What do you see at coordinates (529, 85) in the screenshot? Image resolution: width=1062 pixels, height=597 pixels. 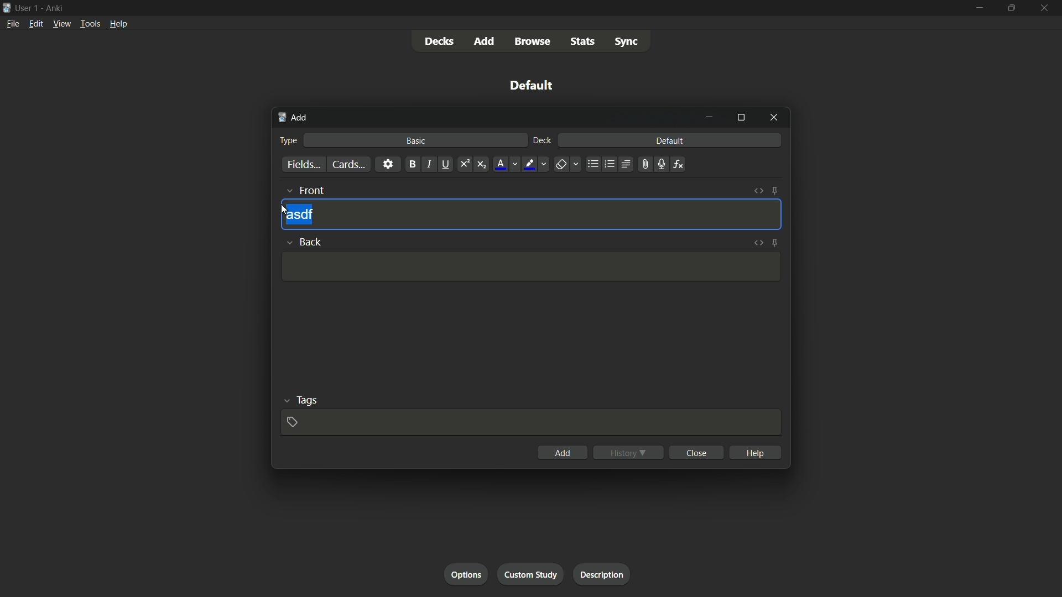 I see `default` at bounding box center [529, 85].